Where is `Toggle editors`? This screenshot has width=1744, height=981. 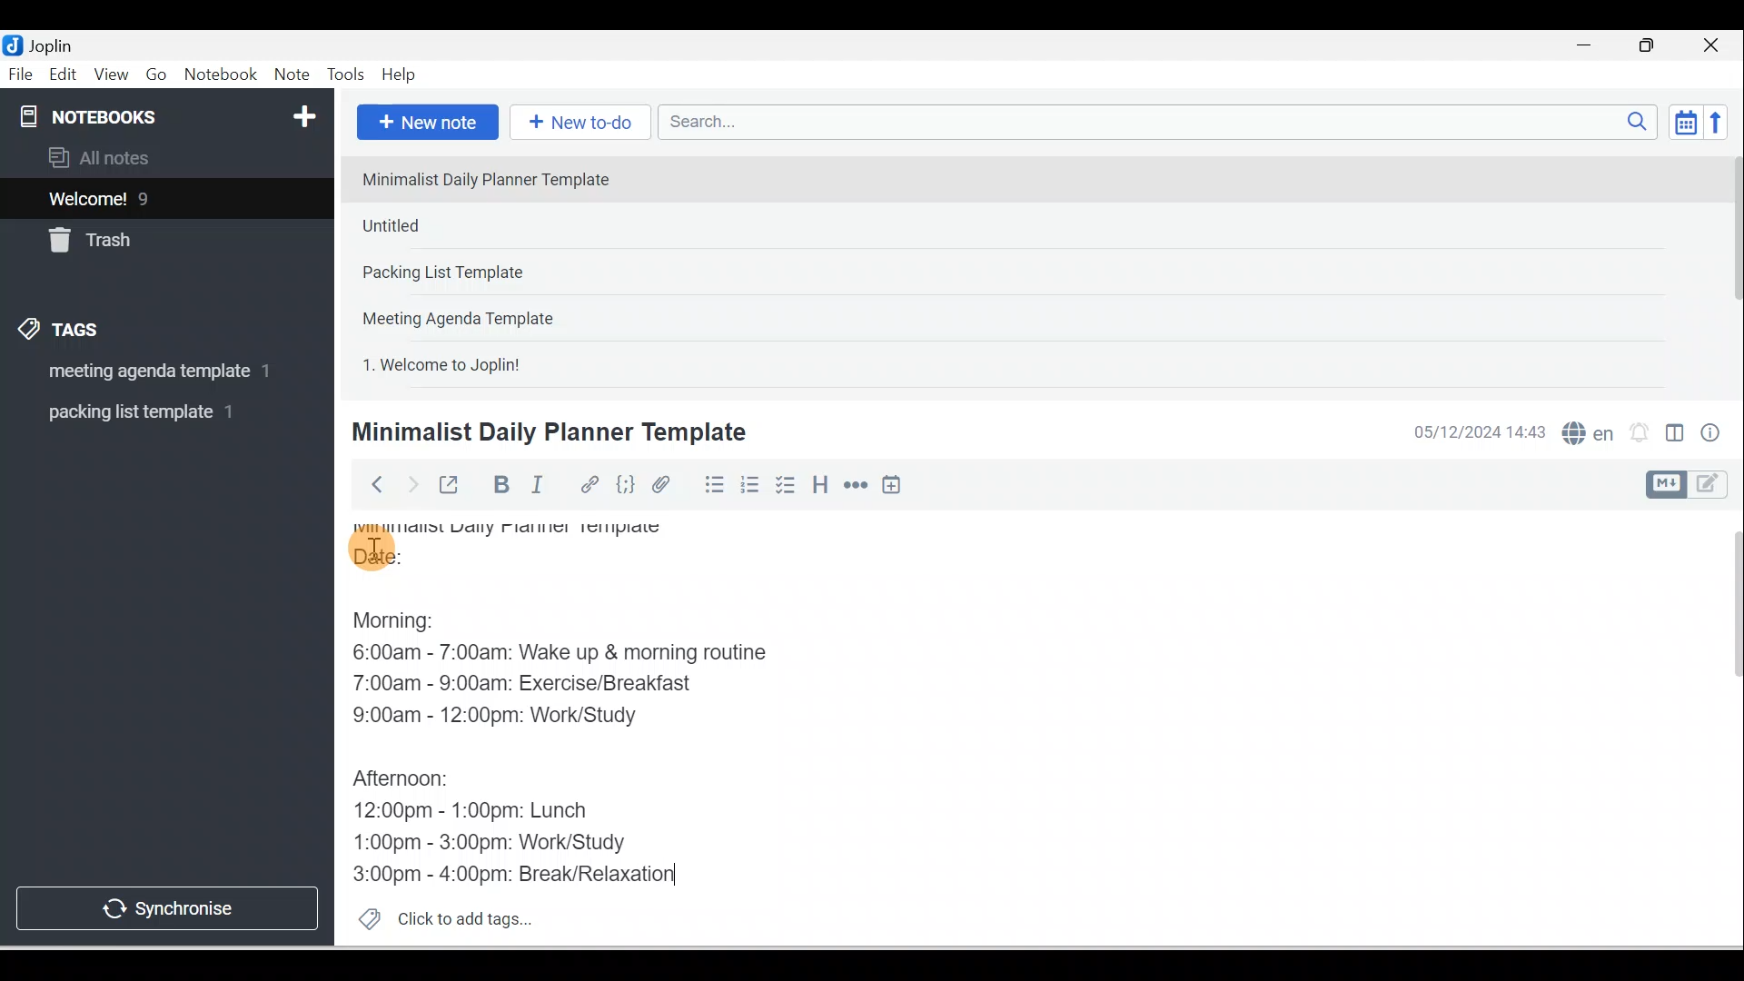
Toggle editors is located at coordinates (1675, 436).